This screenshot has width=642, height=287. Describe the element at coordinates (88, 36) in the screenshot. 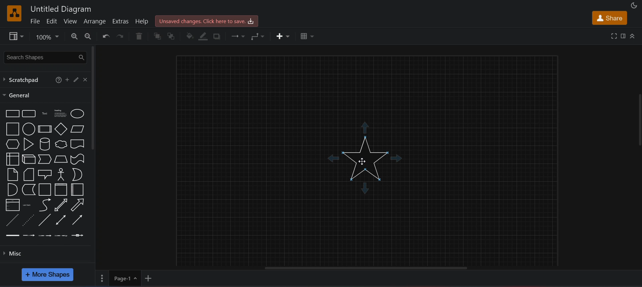

I see `zoom out` at that location.